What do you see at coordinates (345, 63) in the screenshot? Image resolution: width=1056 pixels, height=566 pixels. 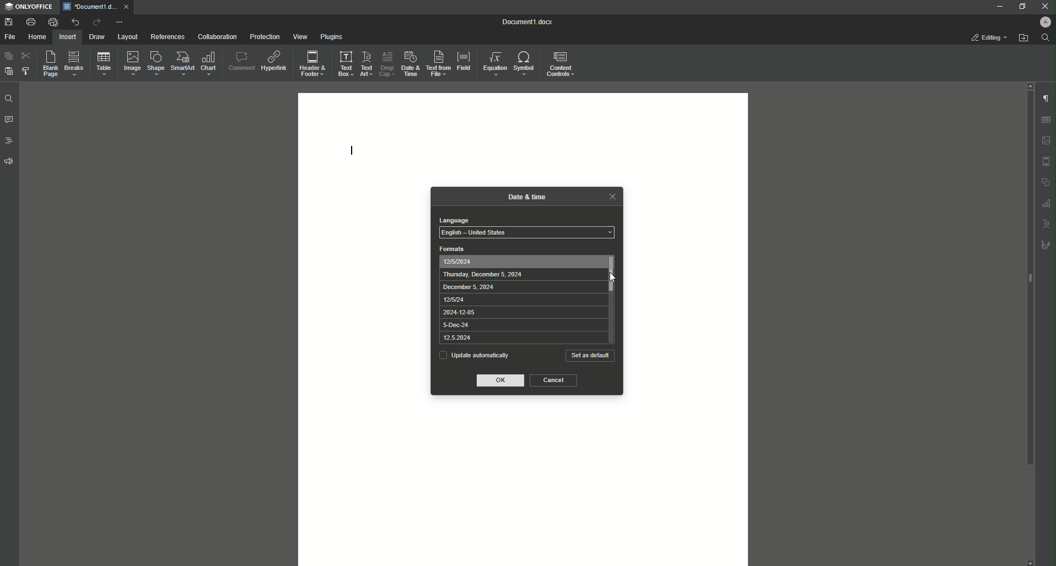 I see `Text Box` at bounding box center [345, 63].